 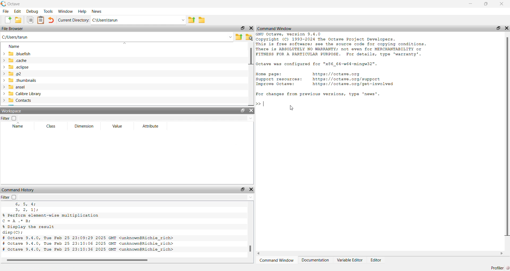 I want to click on Attribute, so click(x=152, y=126).